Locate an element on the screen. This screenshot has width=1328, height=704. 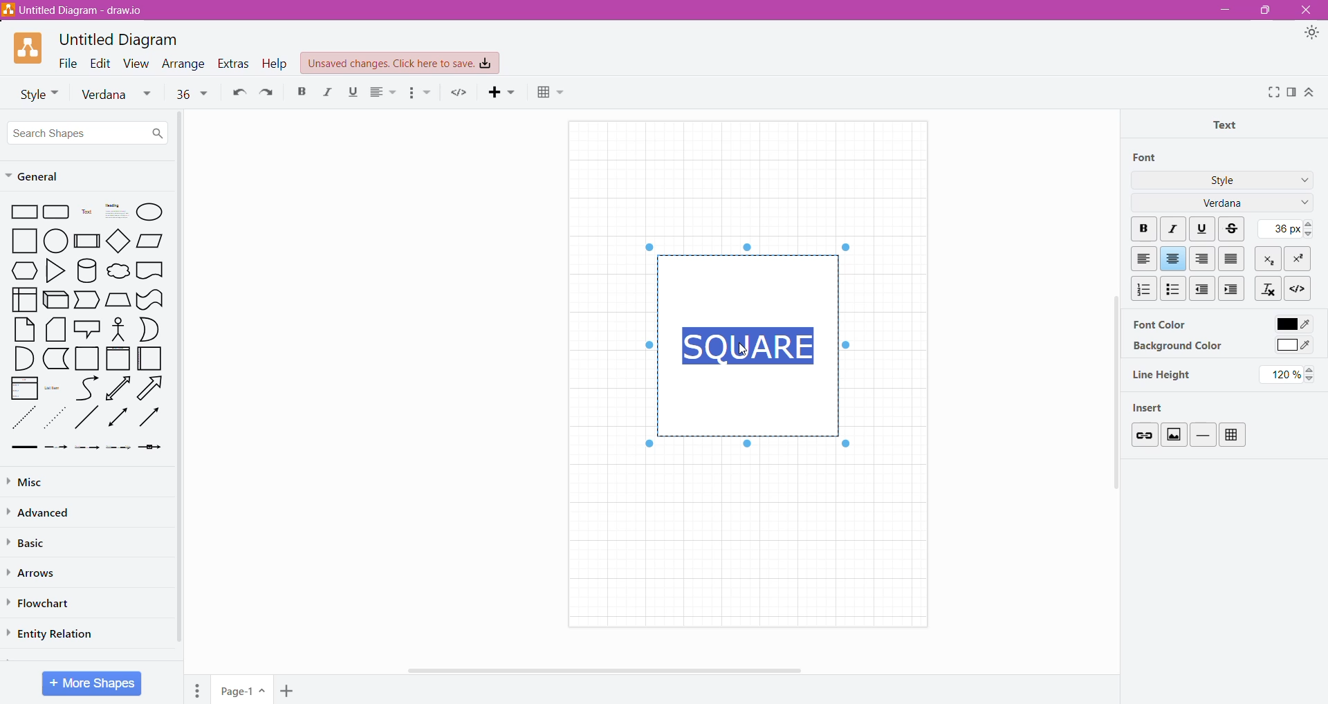
Text is located at coordinates (87, 212).